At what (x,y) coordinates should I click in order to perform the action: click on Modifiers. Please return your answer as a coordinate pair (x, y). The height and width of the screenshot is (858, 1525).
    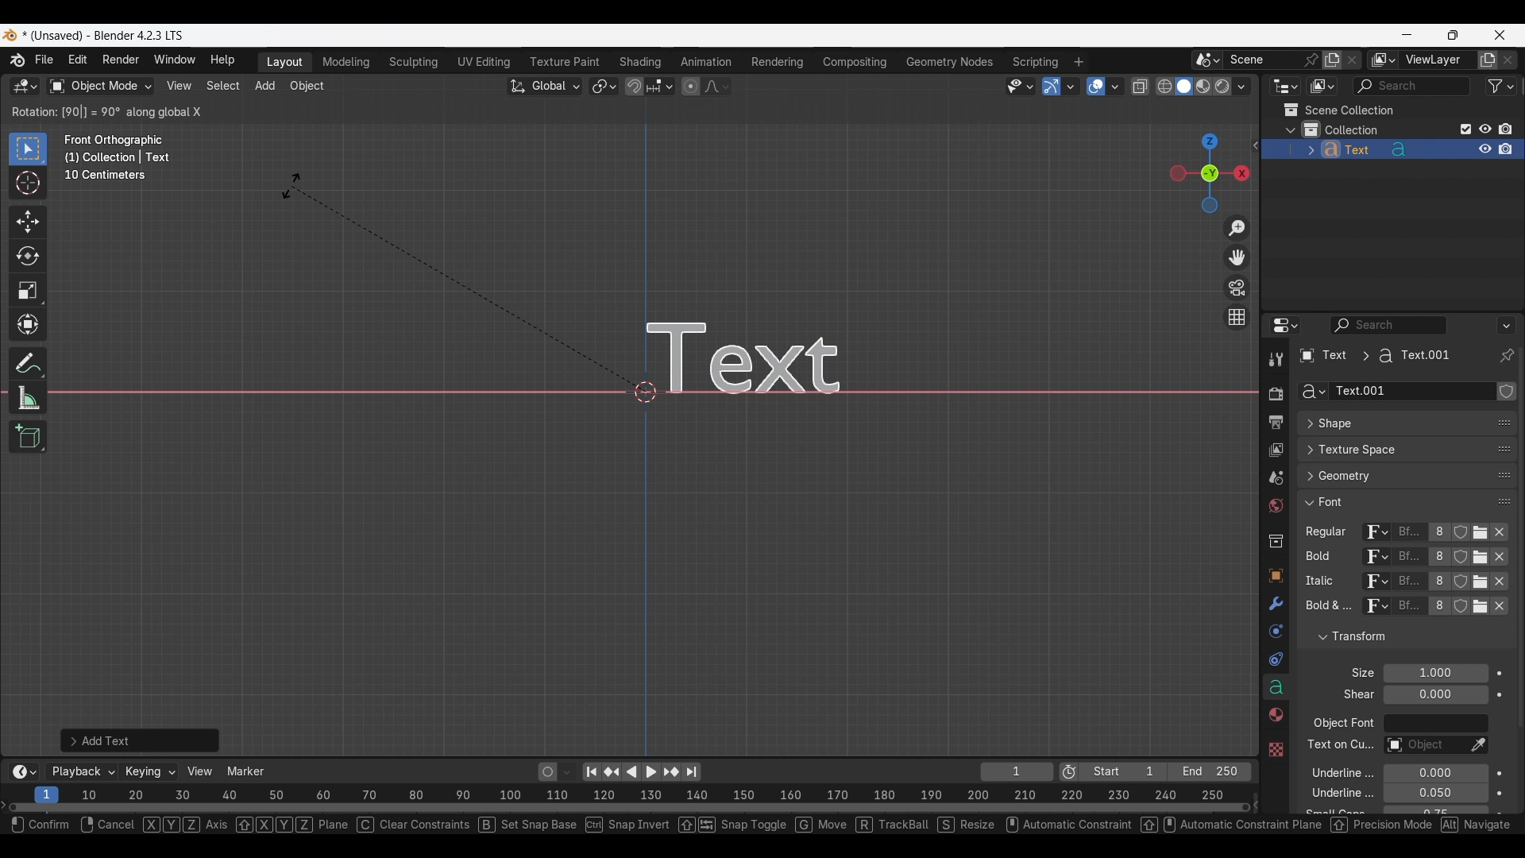
    Looking at the image, I should click on (1274, 605).